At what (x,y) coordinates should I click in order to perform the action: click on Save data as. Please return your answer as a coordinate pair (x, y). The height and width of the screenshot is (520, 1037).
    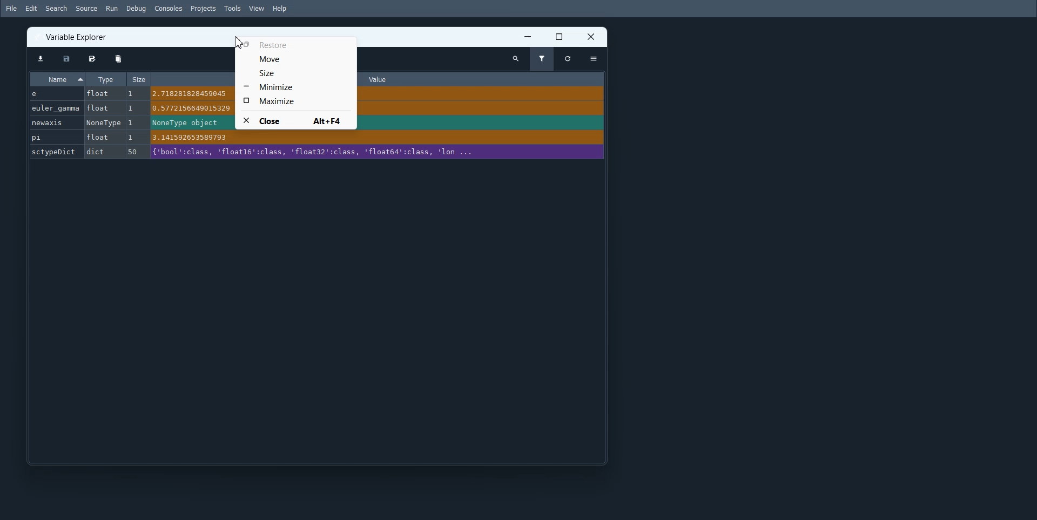
    Looking at the image, I should click on (92, 58).